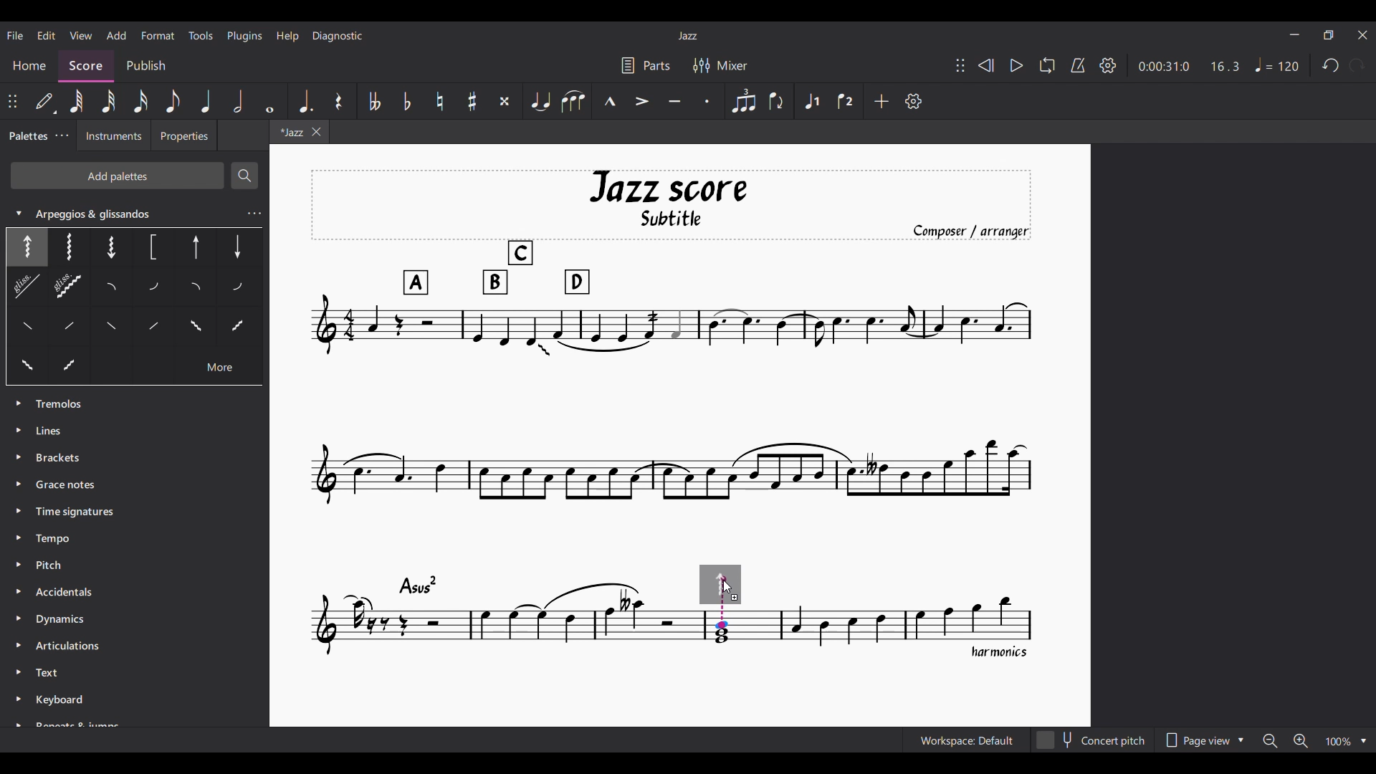  What do you see at coordinates (140, 101) in the screenshot?
I see `16th note` at bounding box center [140, 101].